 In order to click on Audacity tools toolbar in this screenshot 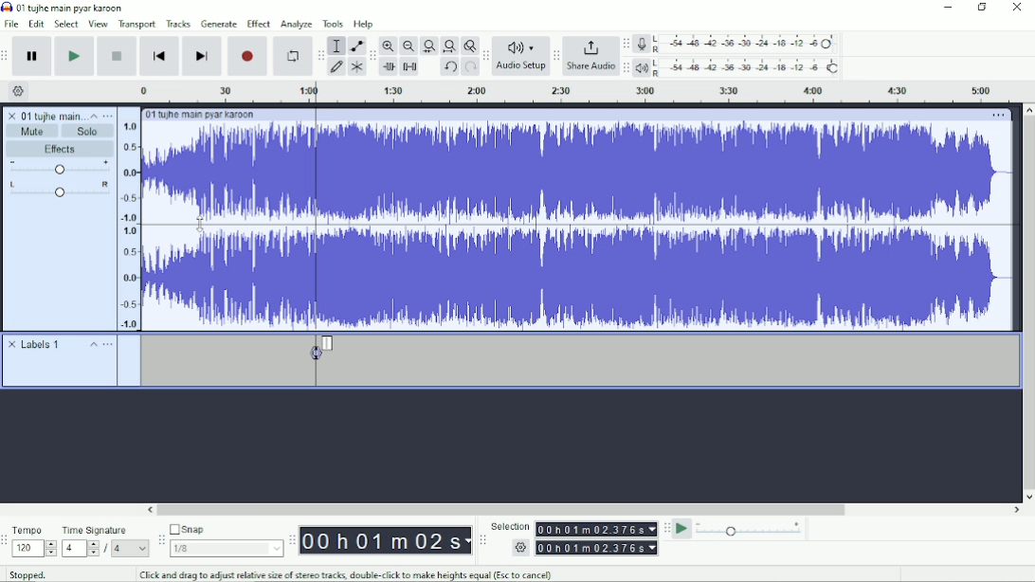, I will do `click(320, 55)`.